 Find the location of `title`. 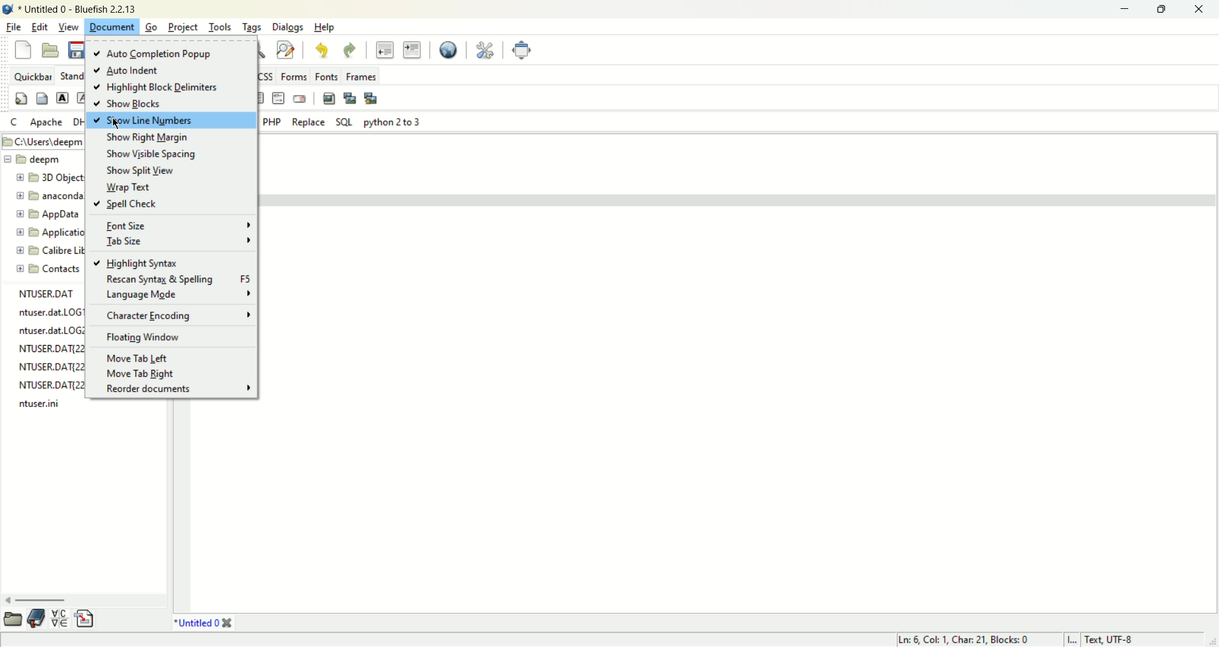

title is located at coordinates (78, 9).